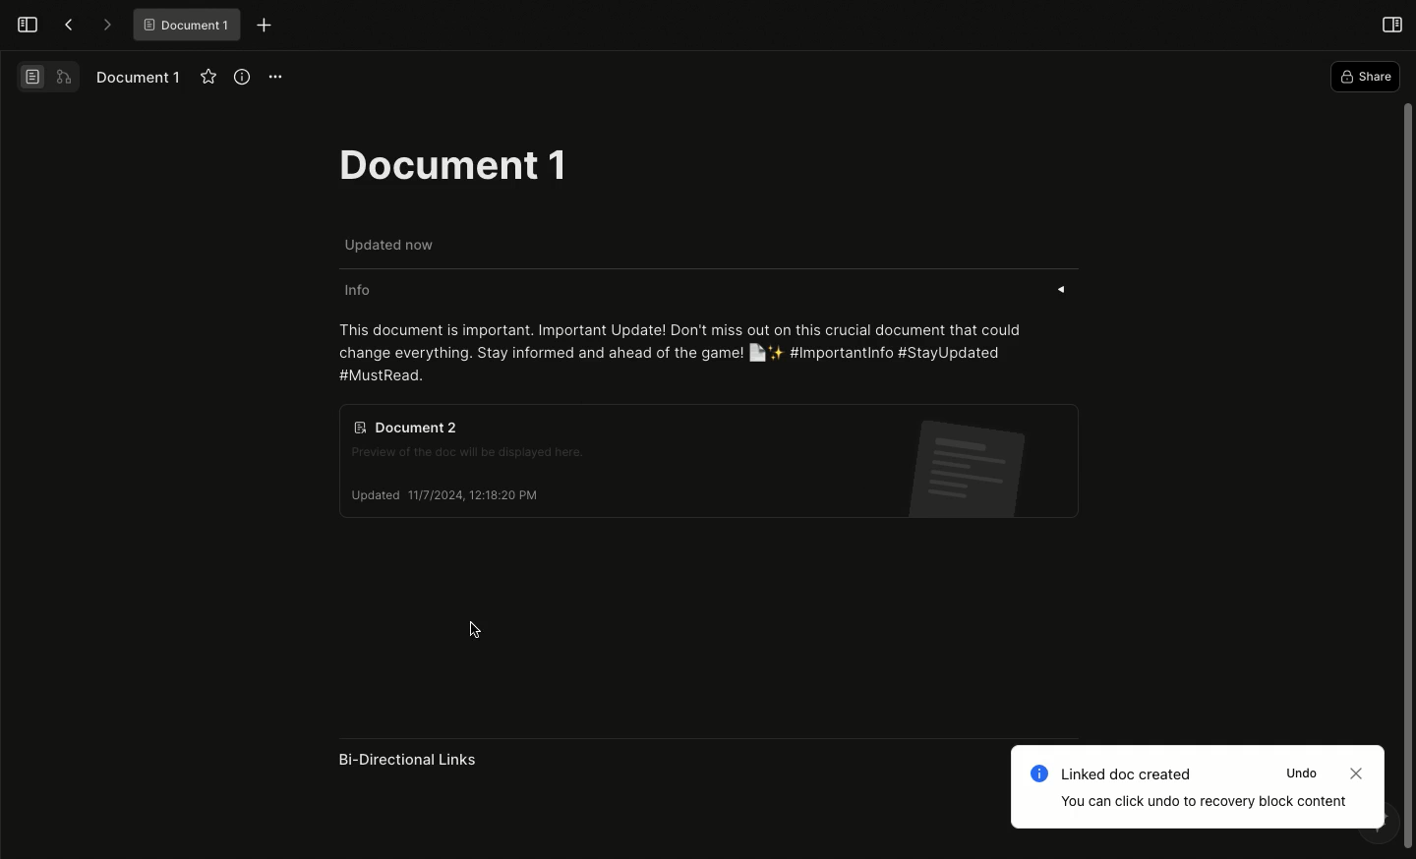  What do you see at coordinates (63, 24) in the screenshot?
I see `Back` at bounding box center [63, 24].